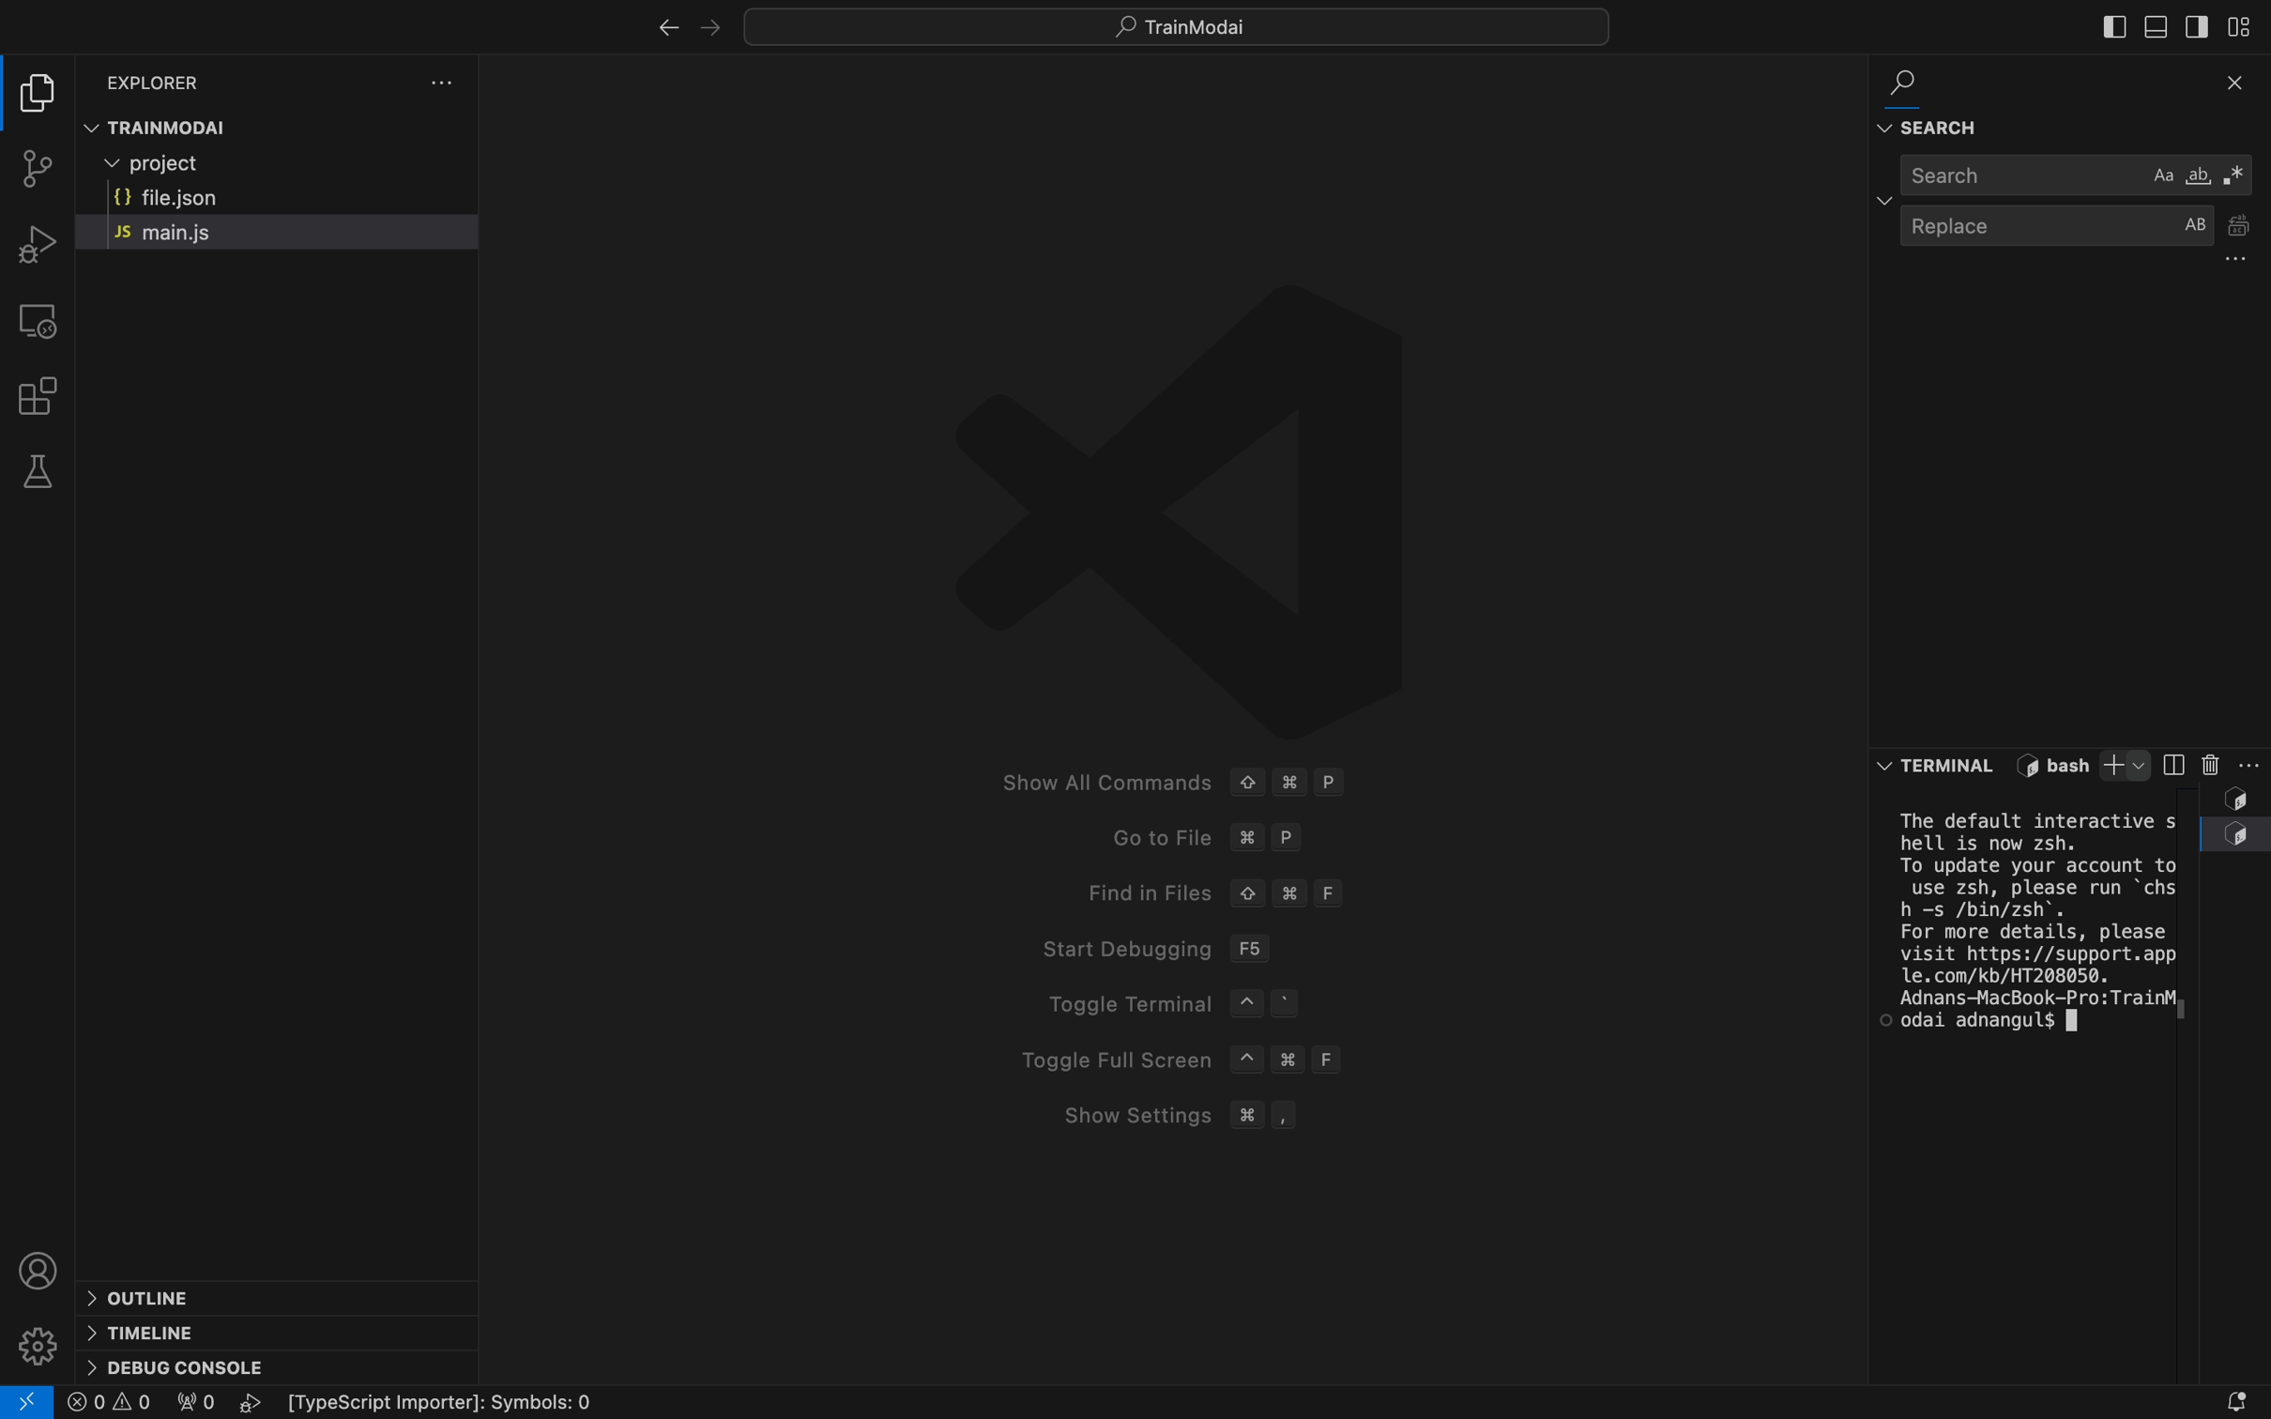 This screenshot has height=1419, width=2271. Describe the element at coordinates (1269, 1060) in the screenshot. I see `Toggle full Screen` at that location.